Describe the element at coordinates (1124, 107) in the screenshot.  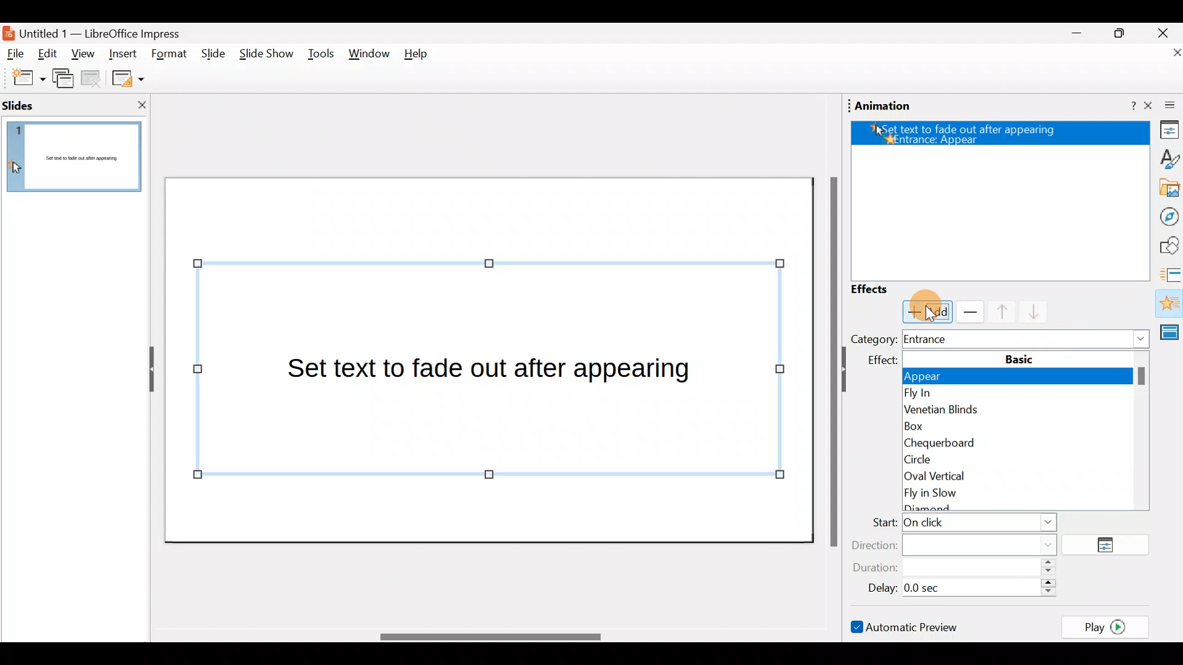
I see `Help` at that location.